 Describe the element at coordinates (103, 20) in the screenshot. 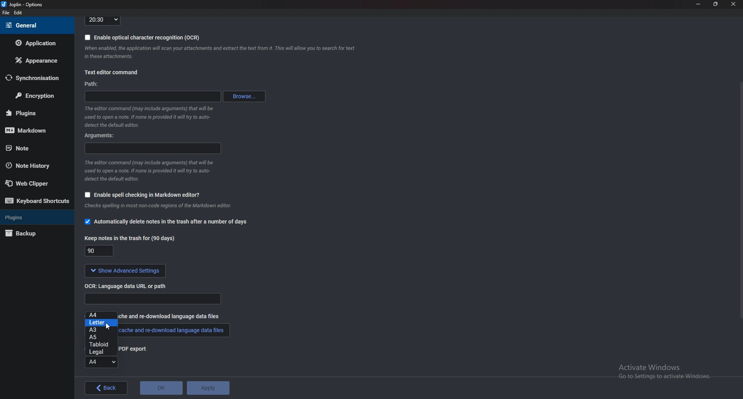

I see `Time format` at that location.